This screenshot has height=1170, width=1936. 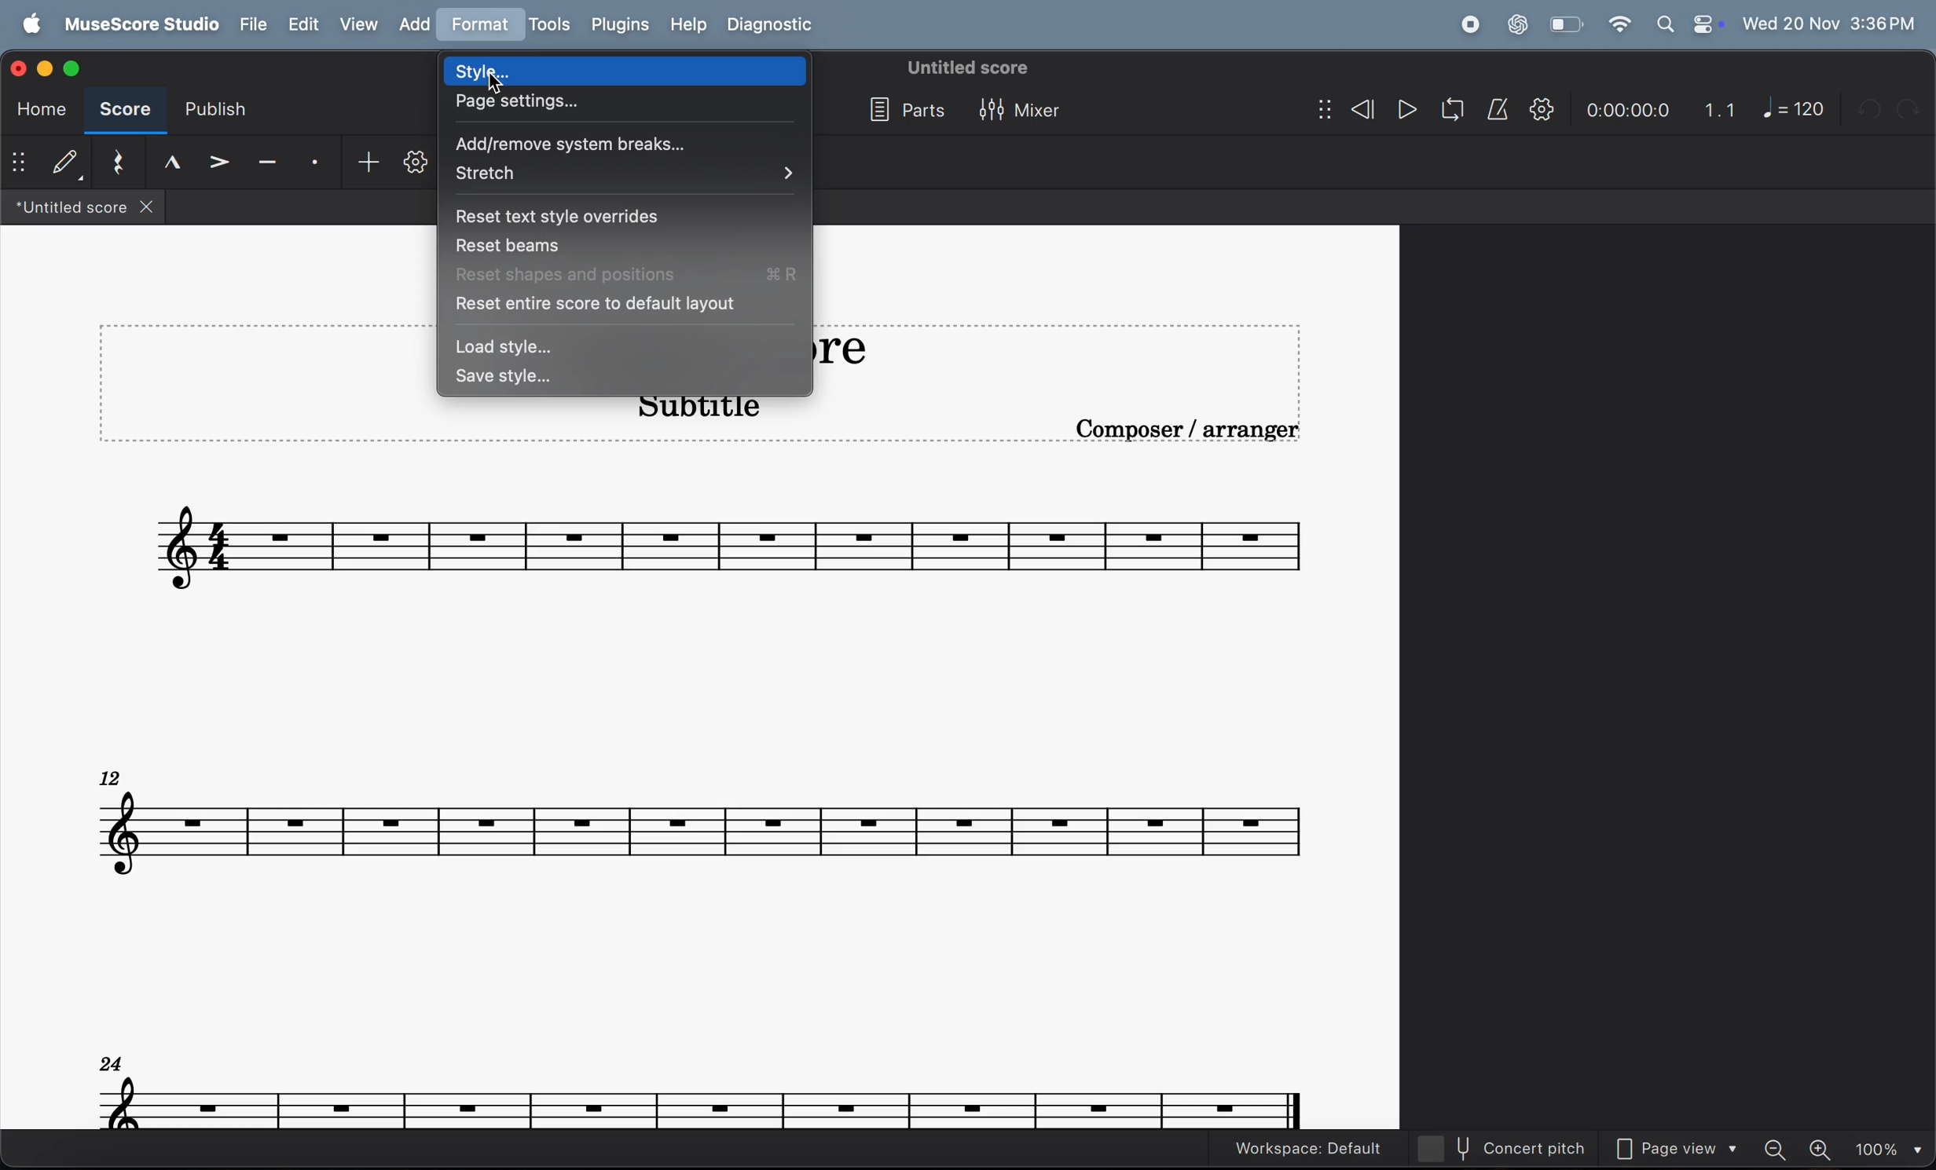 I want to click on zoom out, so click(x=1780, y=1148).